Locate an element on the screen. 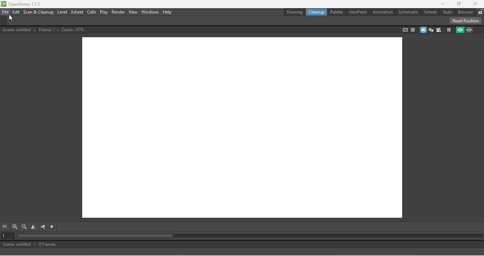 The width and height of the screenshot is (484, 256). Broswer is located at coordinates (466, 12).